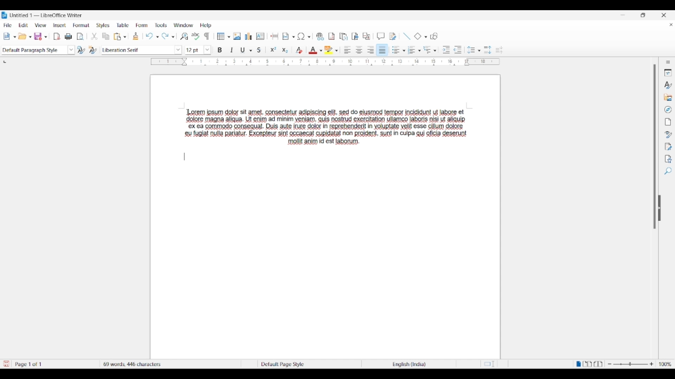  What do you see at coordinates (332, 36) in the screenshot?
I see `Insert footnote` at bounding box center [332, 36].